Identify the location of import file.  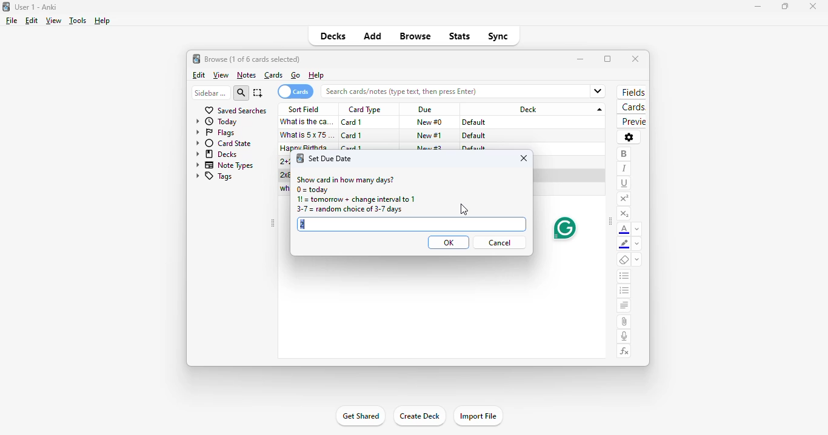
(478, 416).